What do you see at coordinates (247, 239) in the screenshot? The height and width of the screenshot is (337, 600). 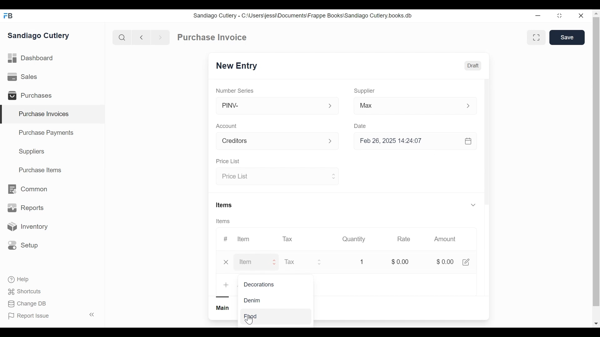 I see `Item` at bounding box center [247, 239].